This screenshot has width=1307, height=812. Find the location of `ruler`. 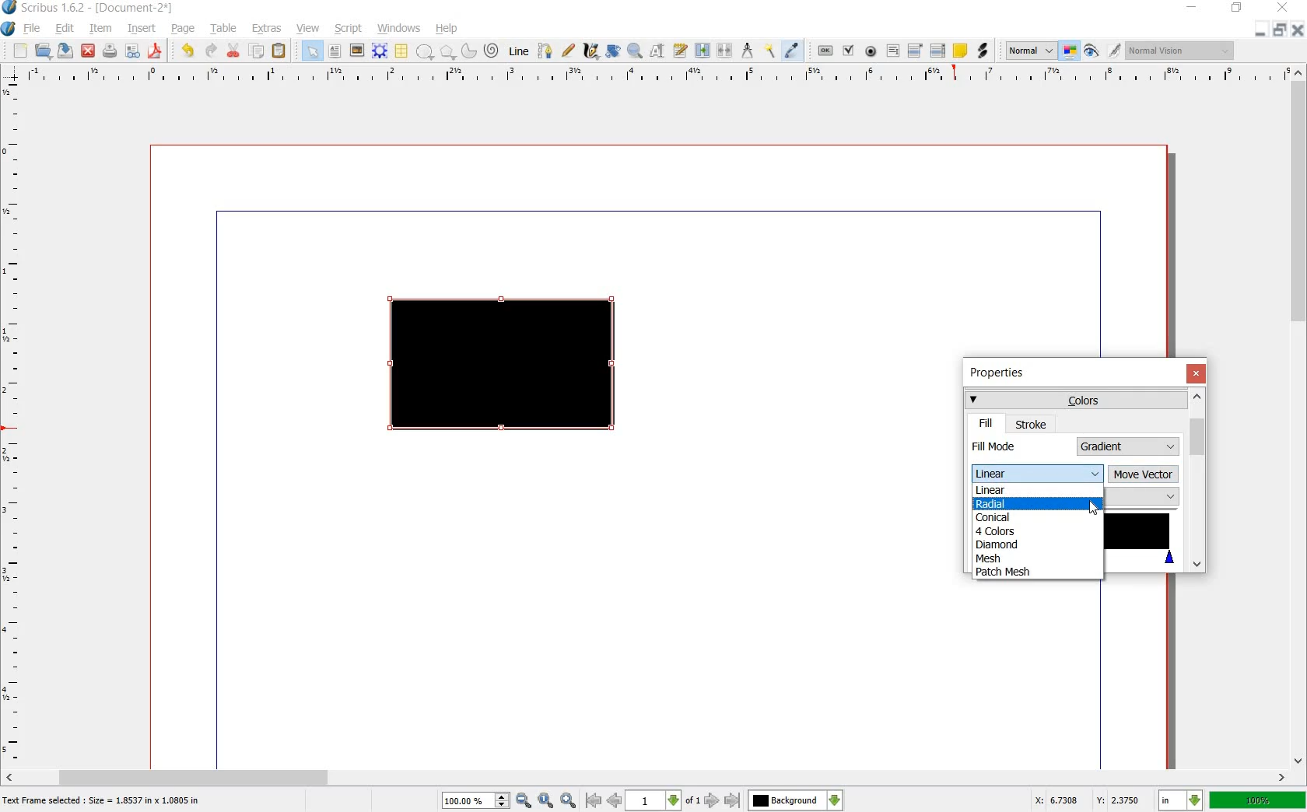

ruler is located at coordinates (651, 75).